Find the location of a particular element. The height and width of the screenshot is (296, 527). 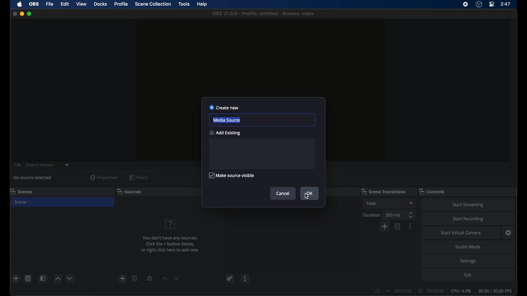

dropdown is located at coordinates (411, 203).